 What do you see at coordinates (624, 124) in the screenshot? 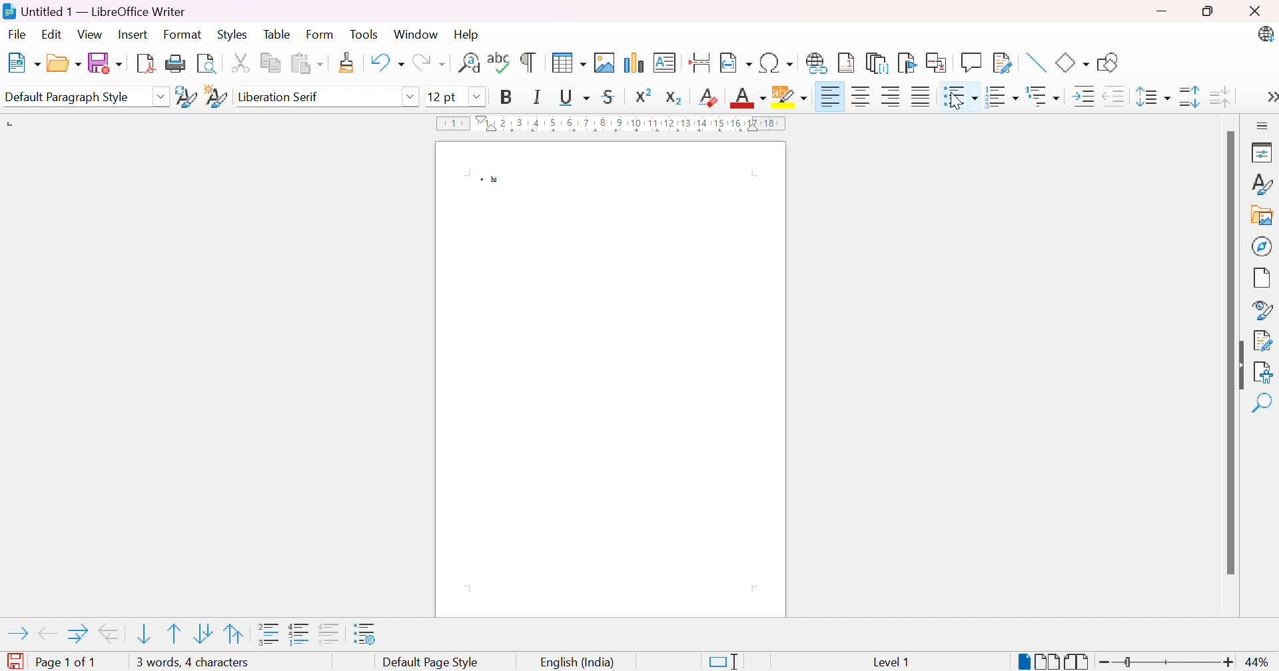
I see `Ruler` at bounding box center [624, 124].